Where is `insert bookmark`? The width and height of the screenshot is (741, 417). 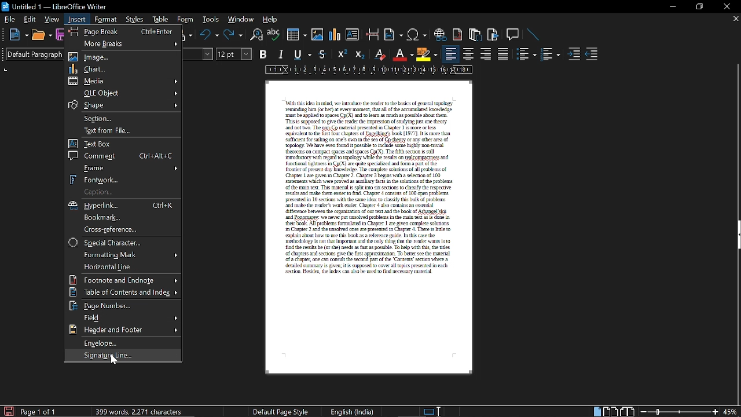
insert bookmark is located at coordinates (494, 34).